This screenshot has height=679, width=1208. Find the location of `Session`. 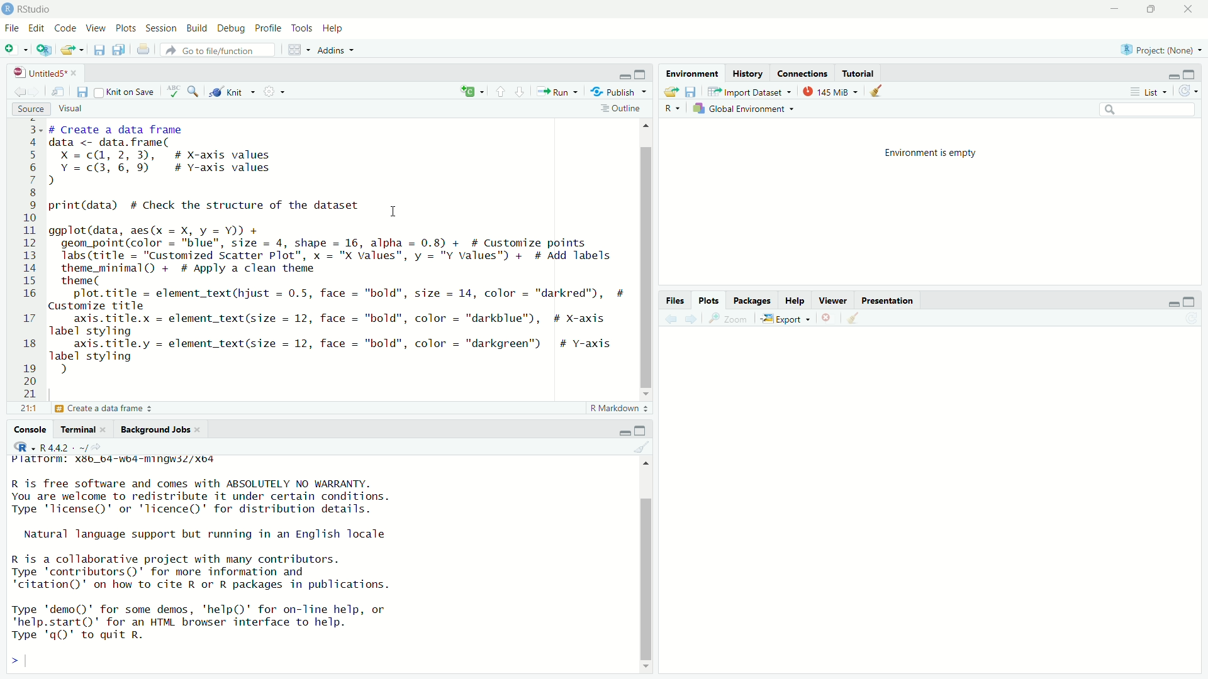

Session is located at coordinates (162, 30).